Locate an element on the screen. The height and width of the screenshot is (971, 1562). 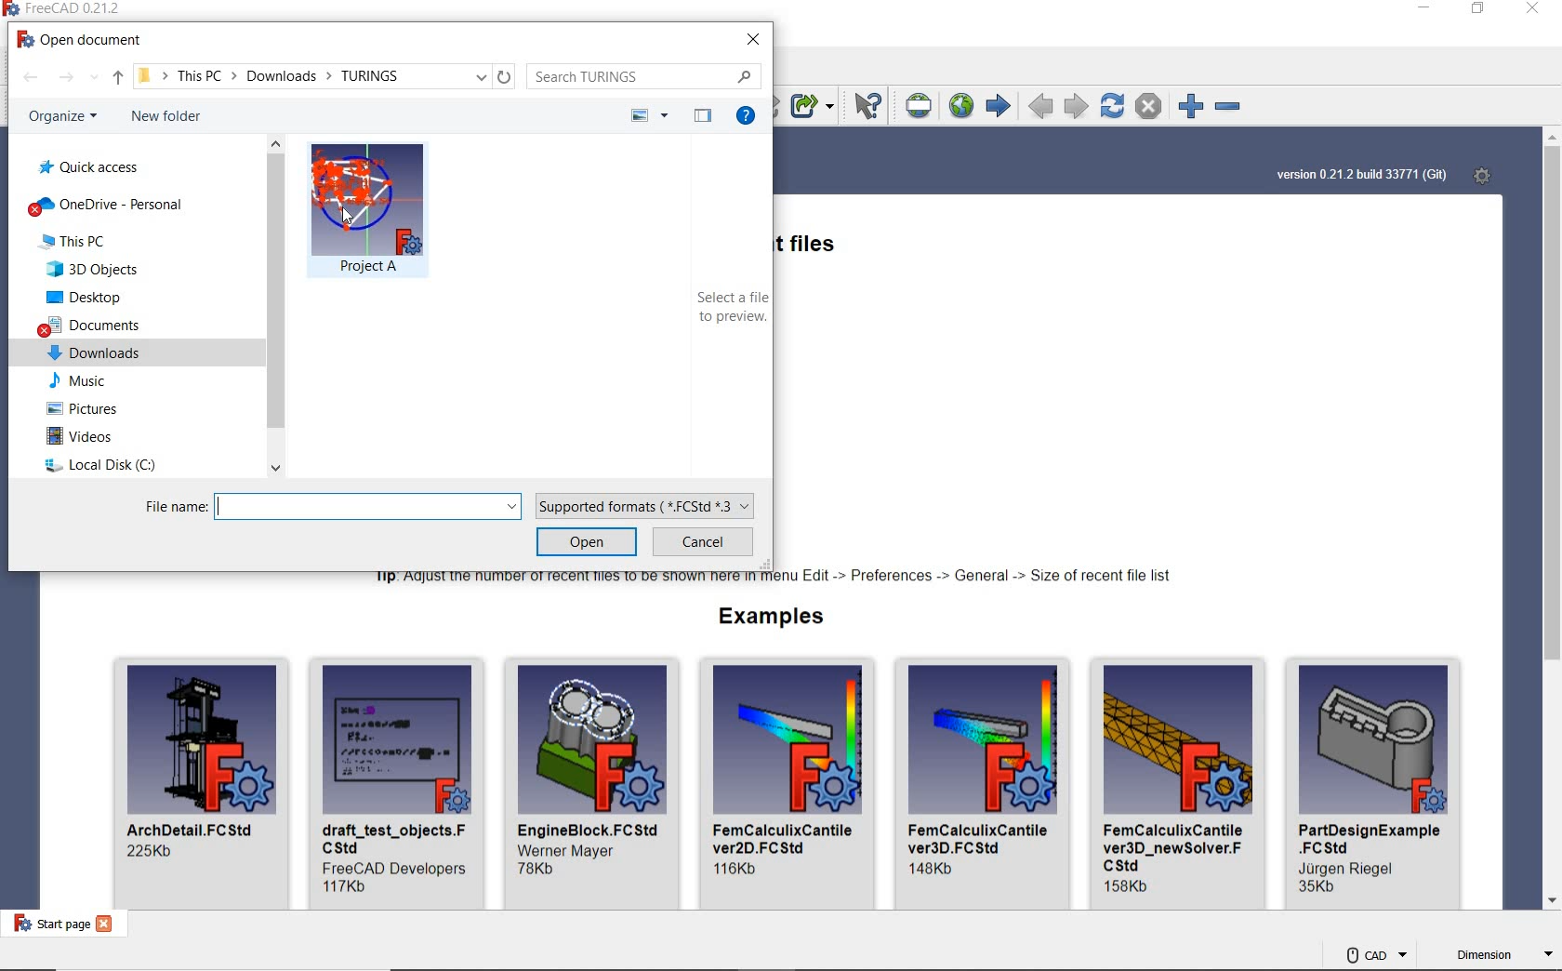
SCROLLBAR is located at coordinates (276, 307).